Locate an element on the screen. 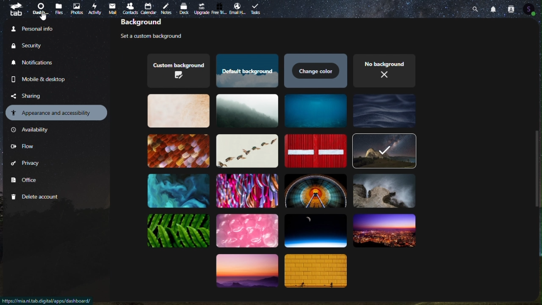  Calendar is located at coordinates (149, 8).